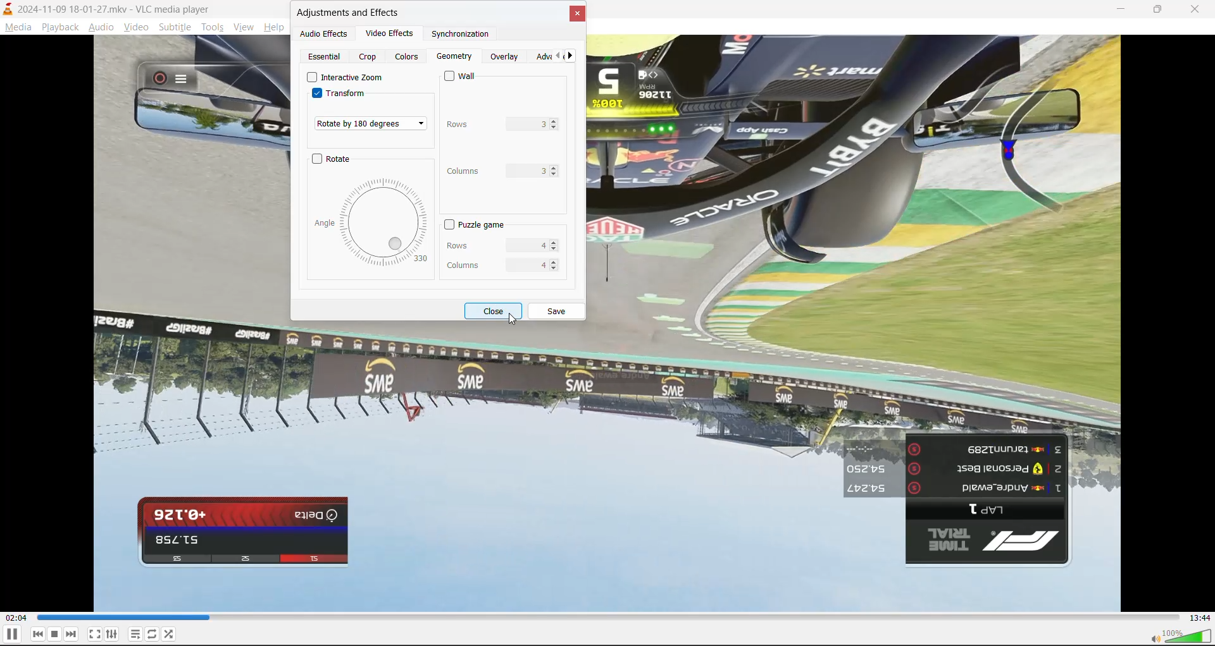  What do you see at coordinates (1125, 11) in the screenshot?
I see `minimize` at bounding box center [1125, 11].